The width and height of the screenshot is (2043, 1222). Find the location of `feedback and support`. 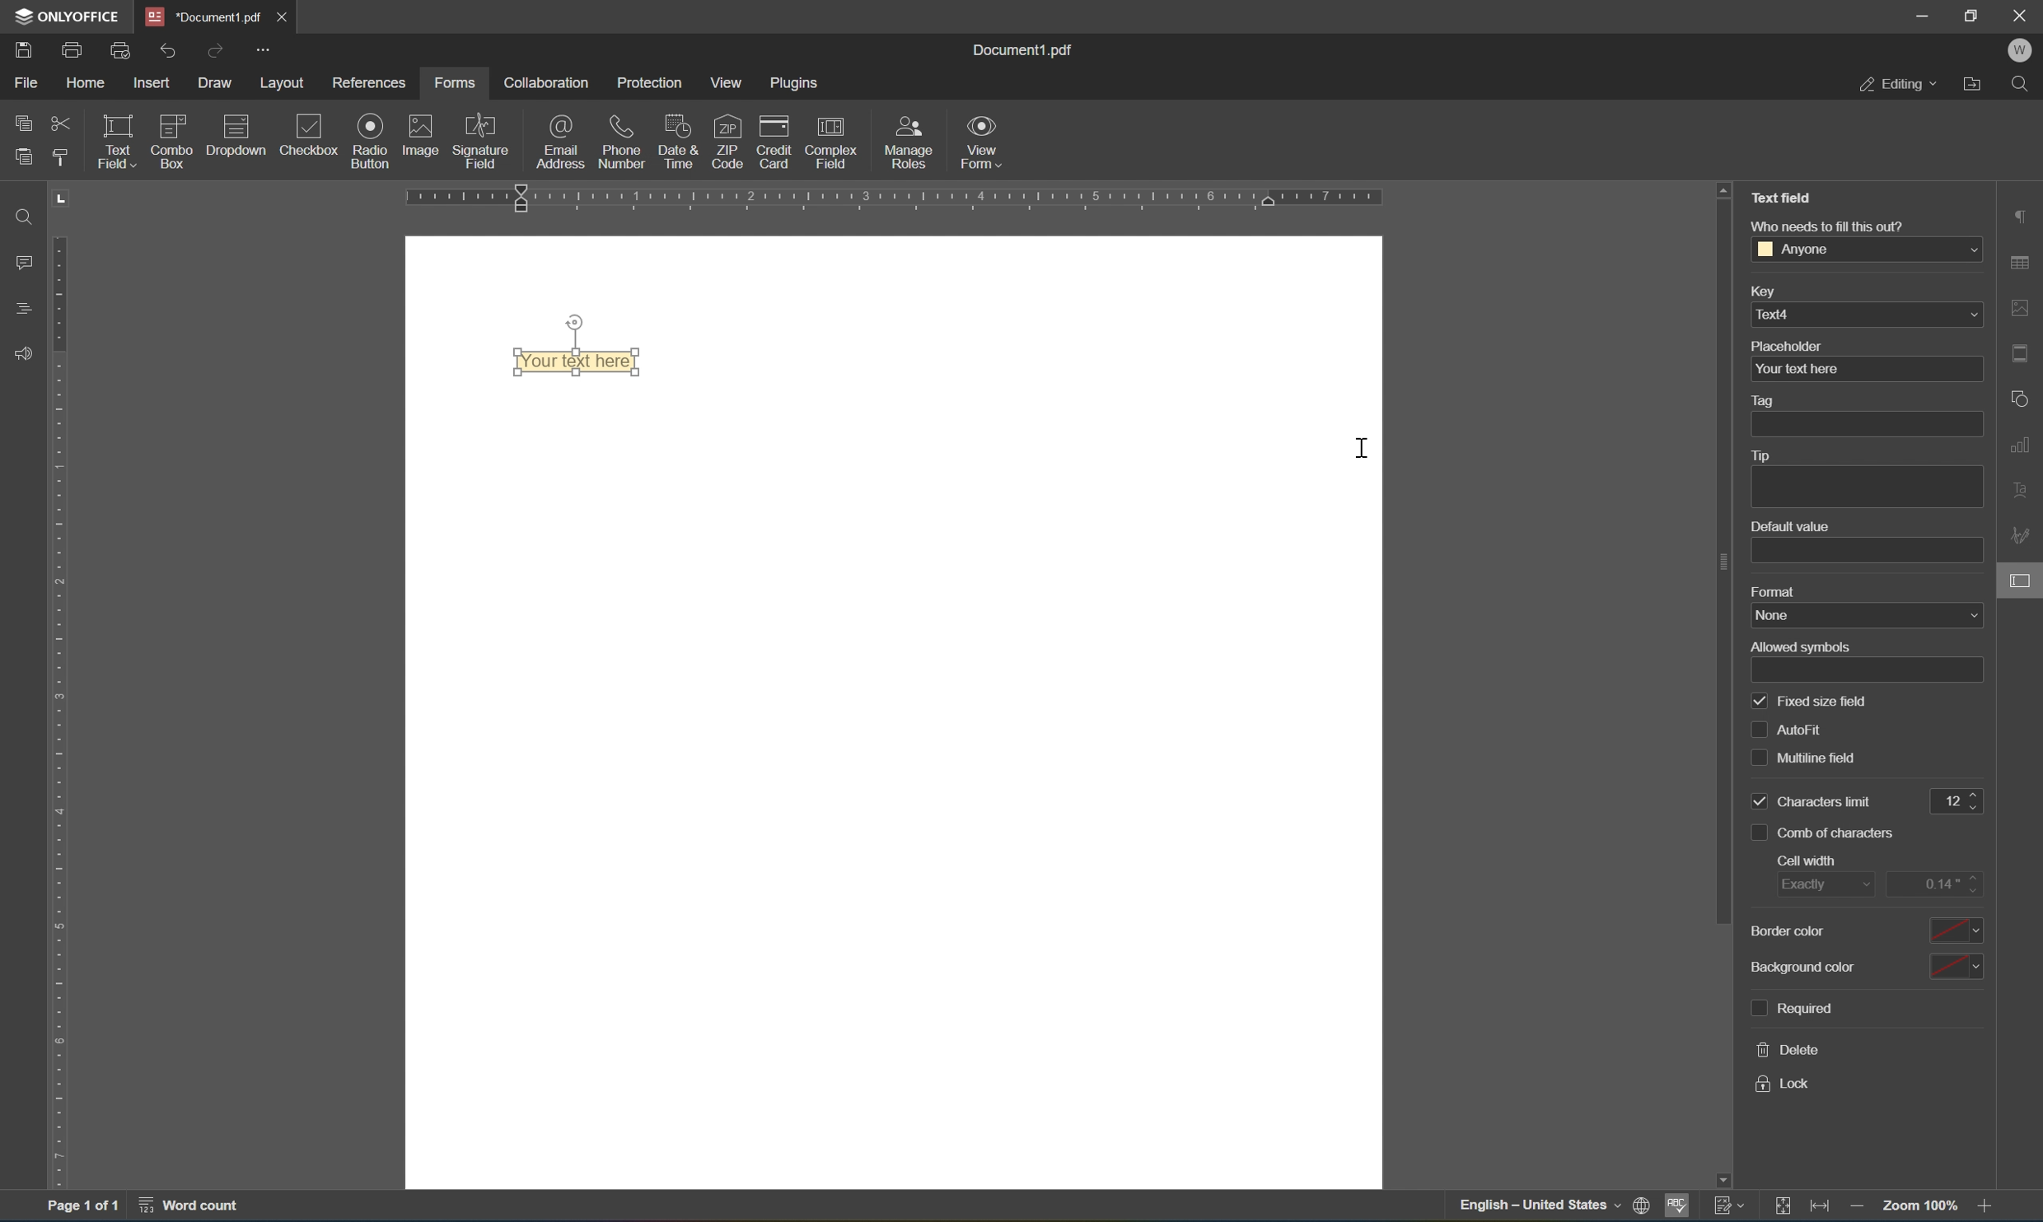

feedback and support is located at coordinates (25, 356).